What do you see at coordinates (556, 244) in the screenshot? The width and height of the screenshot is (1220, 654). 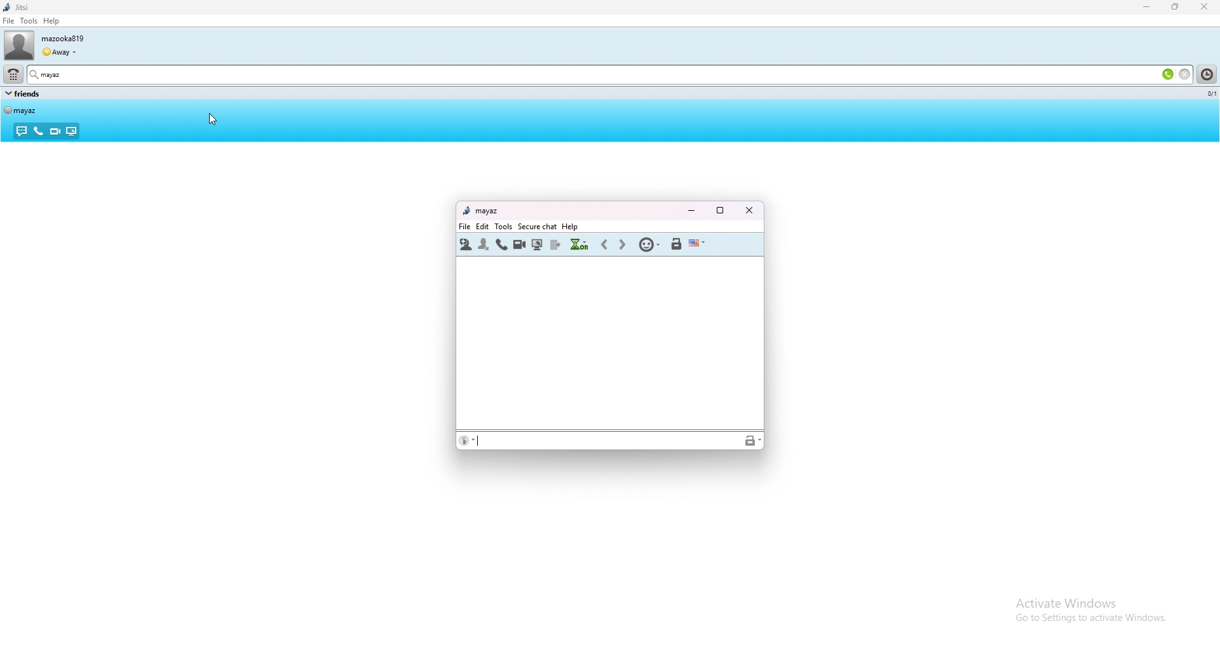 I see `send file` at bounding box center [556, 244].